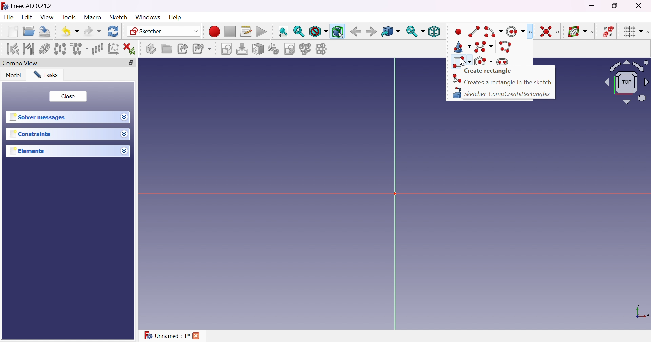 The height and width of the screenshot is (342, 651). Describe the element at coordinates (151, 48) in the screenshot. I see `Create part` at that location.